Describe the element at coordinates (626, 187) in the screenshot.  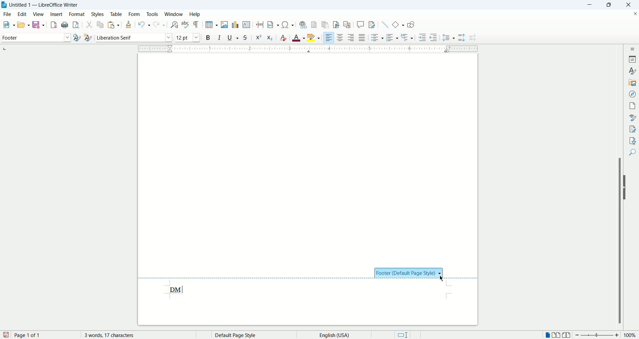
I see `hide` at that location.